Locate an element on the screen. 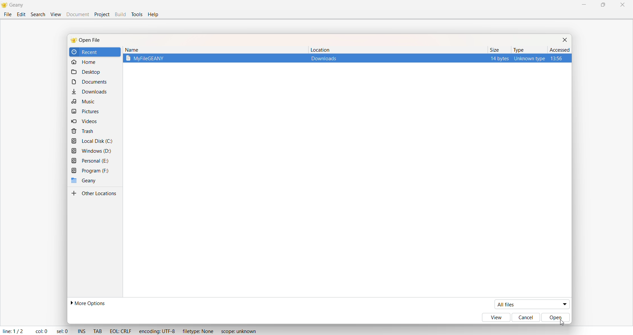  Close is located at coordinates (622, 5).